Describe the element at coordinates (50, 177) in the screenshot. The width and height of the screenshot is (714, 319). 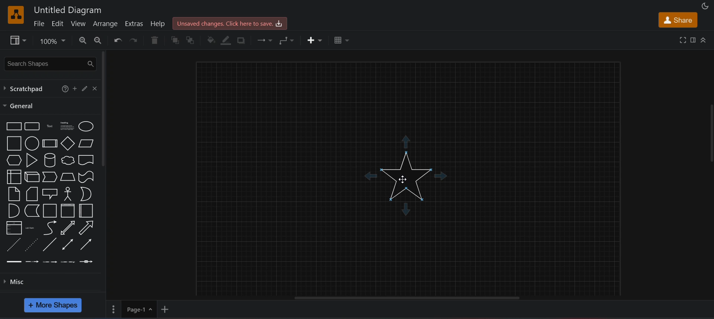
I see `steps` at that location.